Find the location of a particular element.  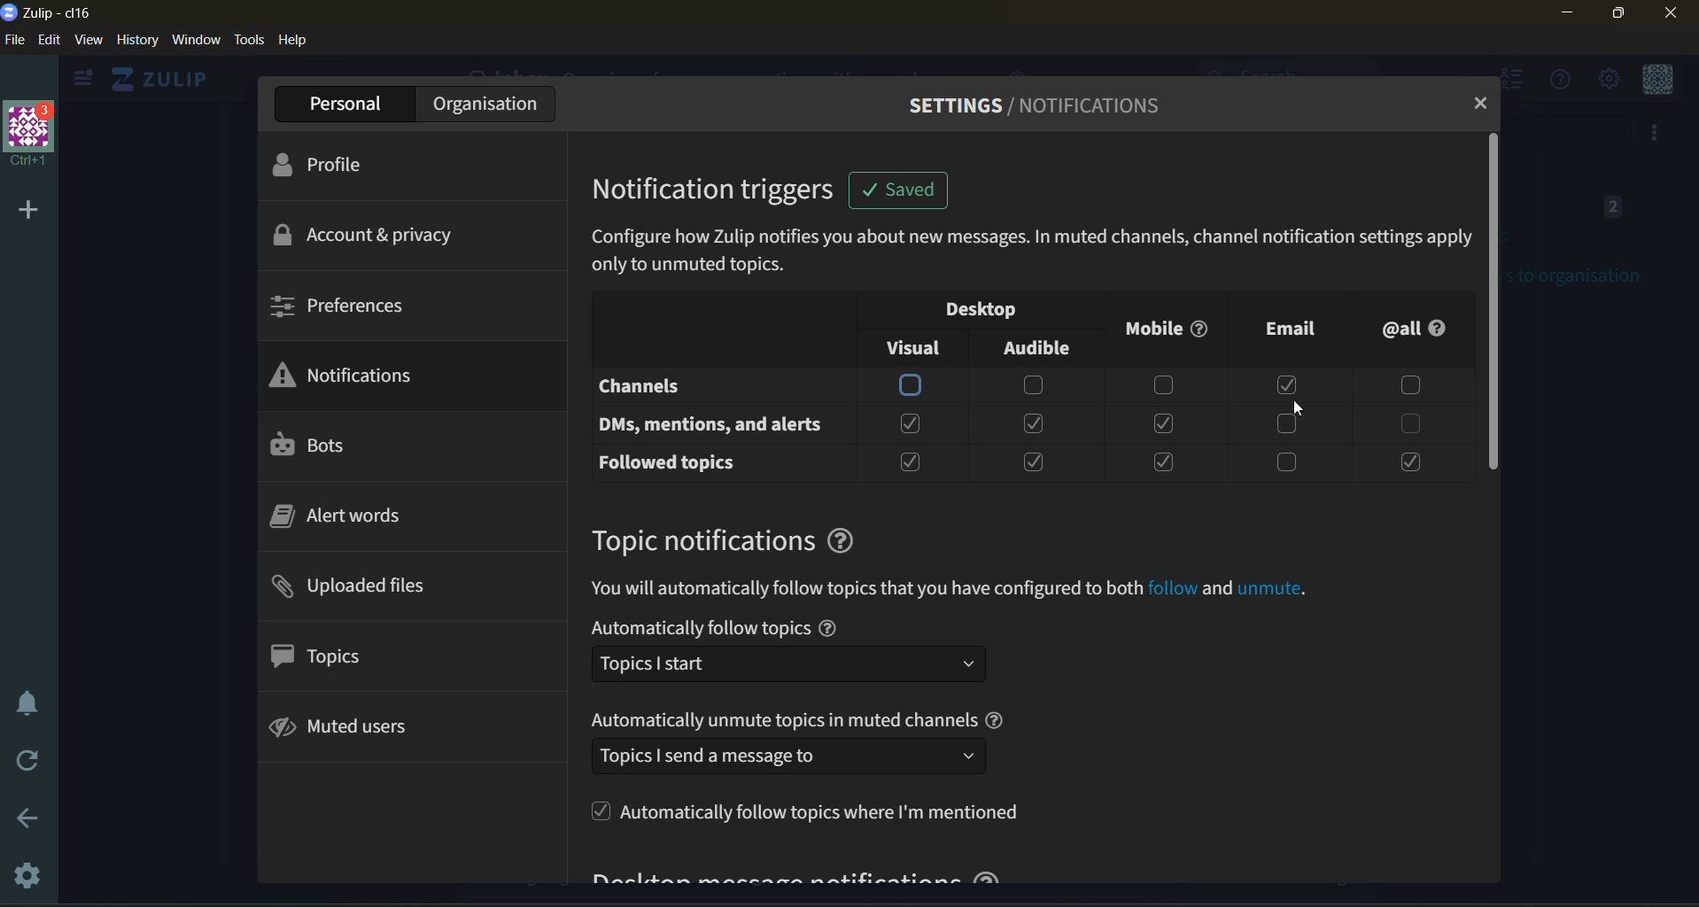

preferences is located at coordinates (346, 304).